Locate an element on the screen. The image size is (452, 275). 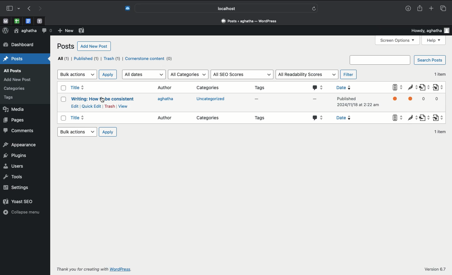
Apply is located at coordinates (108, 132).